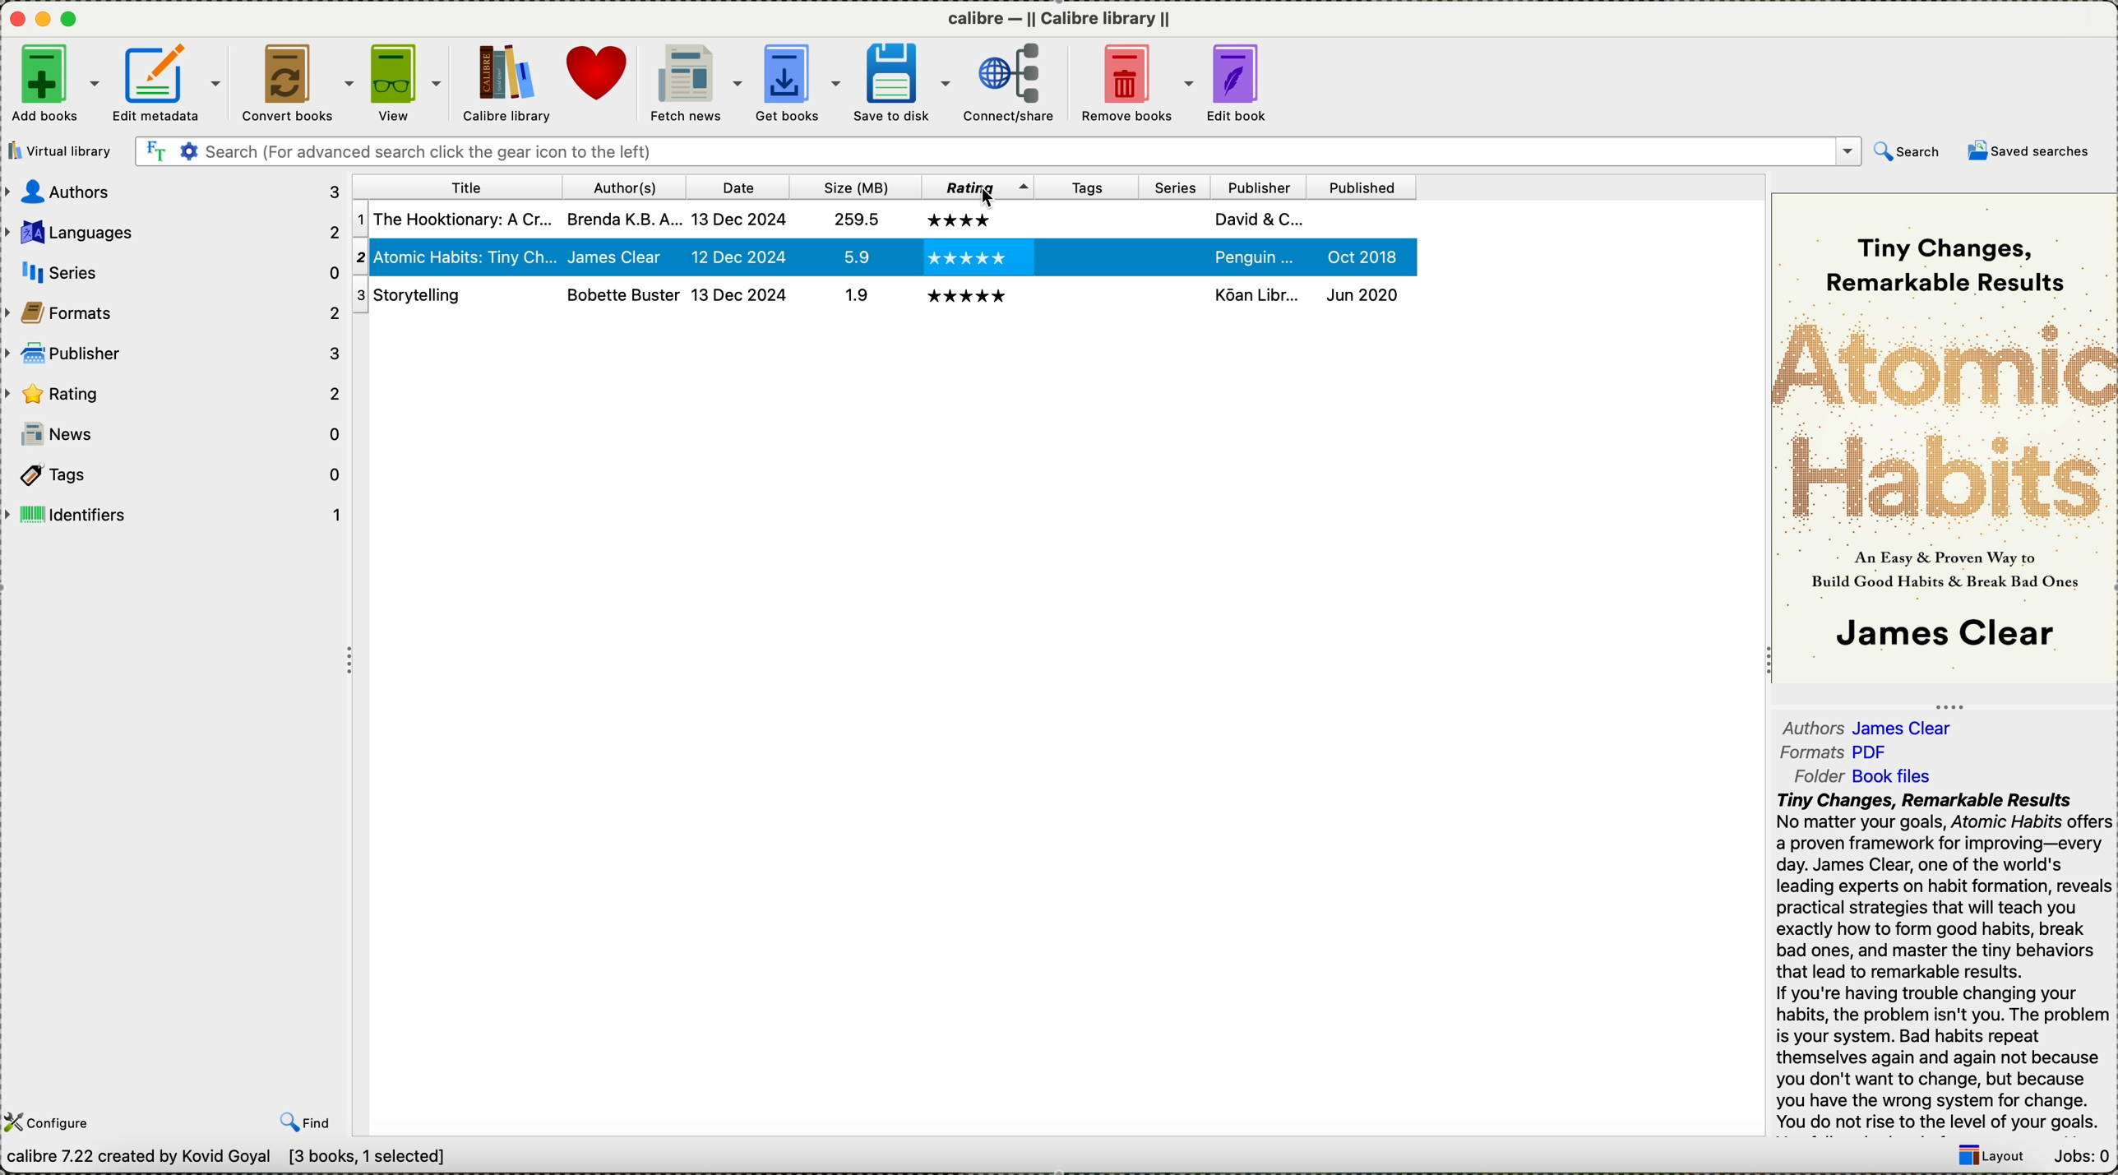 Image resolution: width=2118 pixels, height=1175 pixels. What do you see at coordinates (1256, 294) in the screenshot?
I see `koan libr...` at bounding box center [1256, 294].